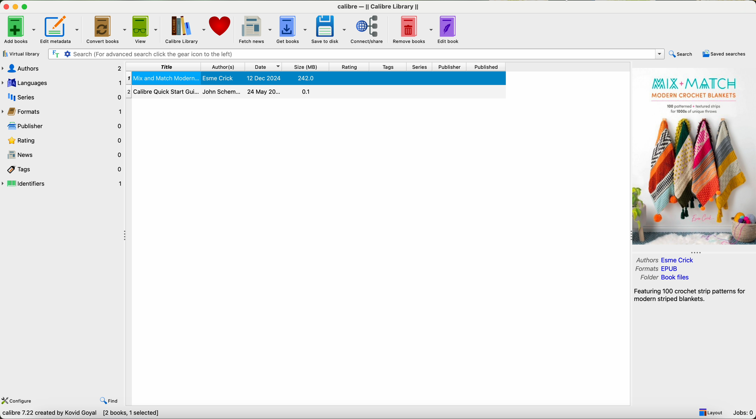 This screenshot has height=419, width=756. What do you see at coordinates (665, 278) in the screenshot?
I see `folder` at bounding box center [665, 278].